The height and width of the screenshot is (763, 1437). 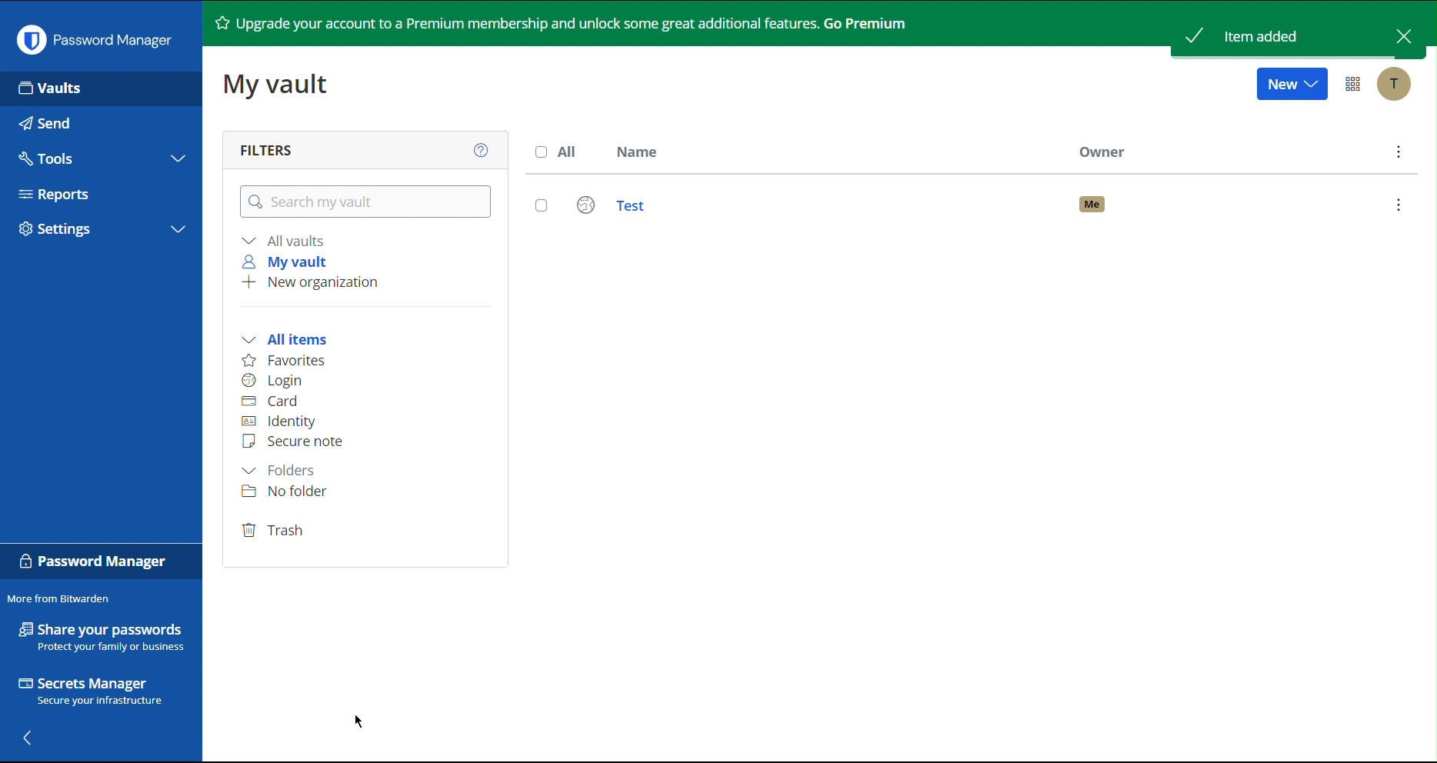 I want to click on Back, so click(x=28, y=741).